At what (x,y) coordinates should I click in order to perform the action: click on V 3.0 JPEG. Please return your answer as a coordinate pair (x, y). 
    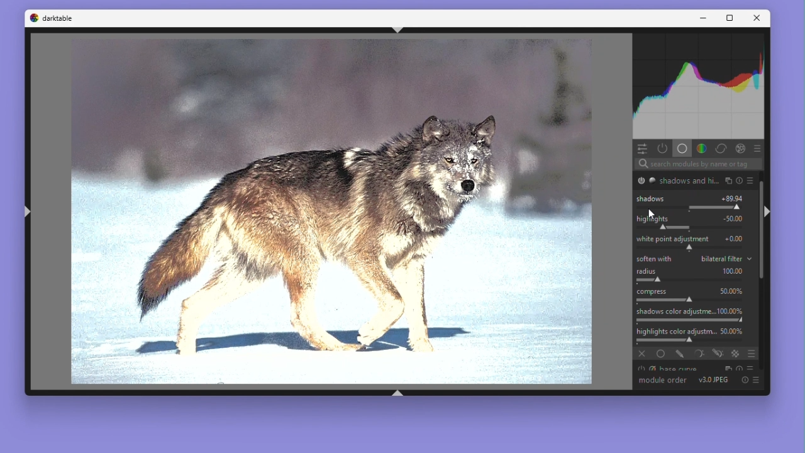
    Looking at the image, I should click on (713, 379).